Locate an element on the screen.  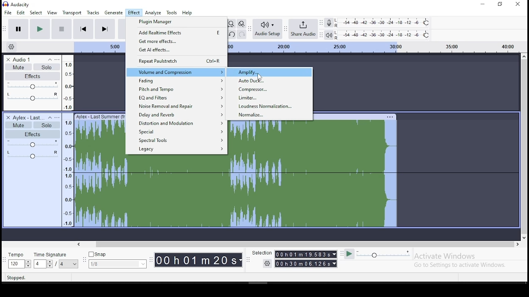
time is located at coordinates (306, 259).